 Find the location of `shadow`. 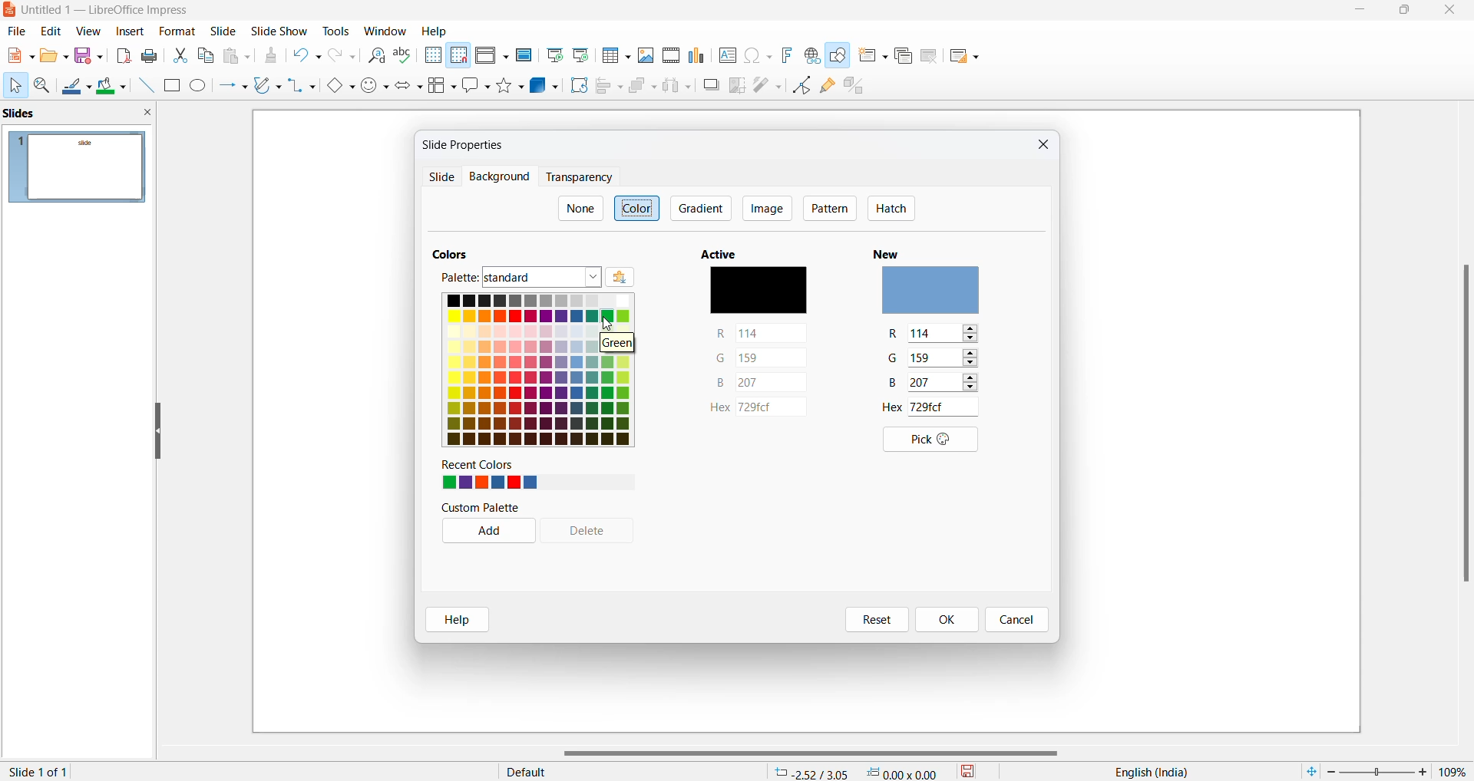

shadow is located at coordinates (711, 85).